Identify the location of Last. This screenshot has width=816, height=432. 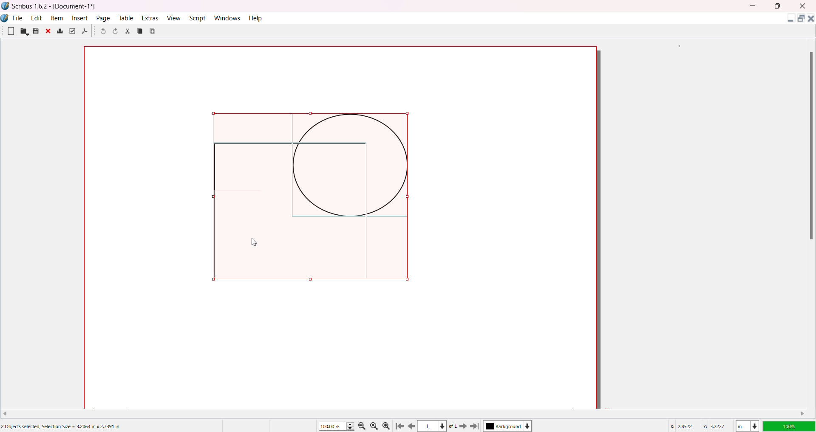
(476, 426).